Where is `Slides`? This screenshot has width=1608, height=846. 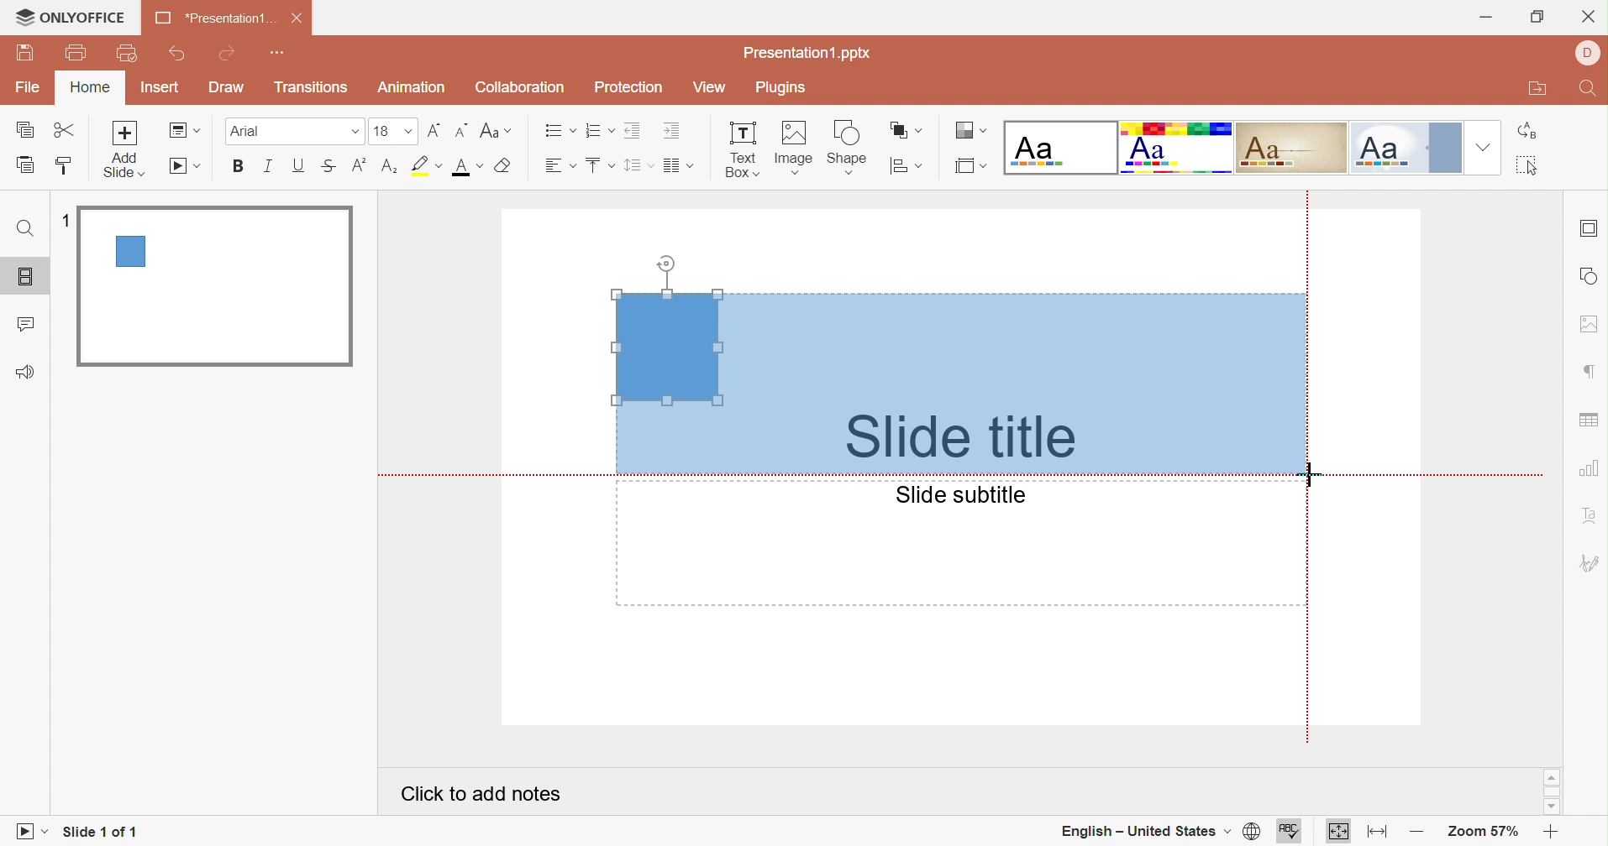 Slides is located at coordinates (29, 278).